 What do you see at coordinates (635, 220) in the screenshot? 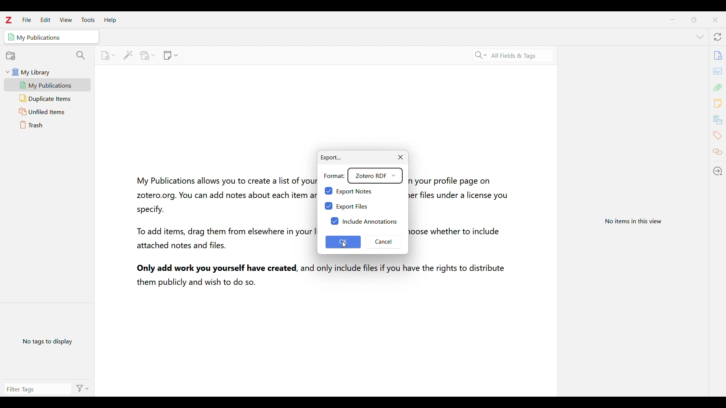
I see `View information specific to selected item` at bounding box center [635, 220].